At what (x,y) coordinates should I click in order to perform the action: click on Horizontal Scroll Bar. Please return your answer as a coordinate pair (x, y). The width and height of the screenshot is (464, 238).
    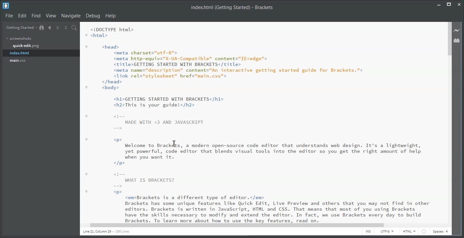
    Looking at the image, I should click on (261, 225).